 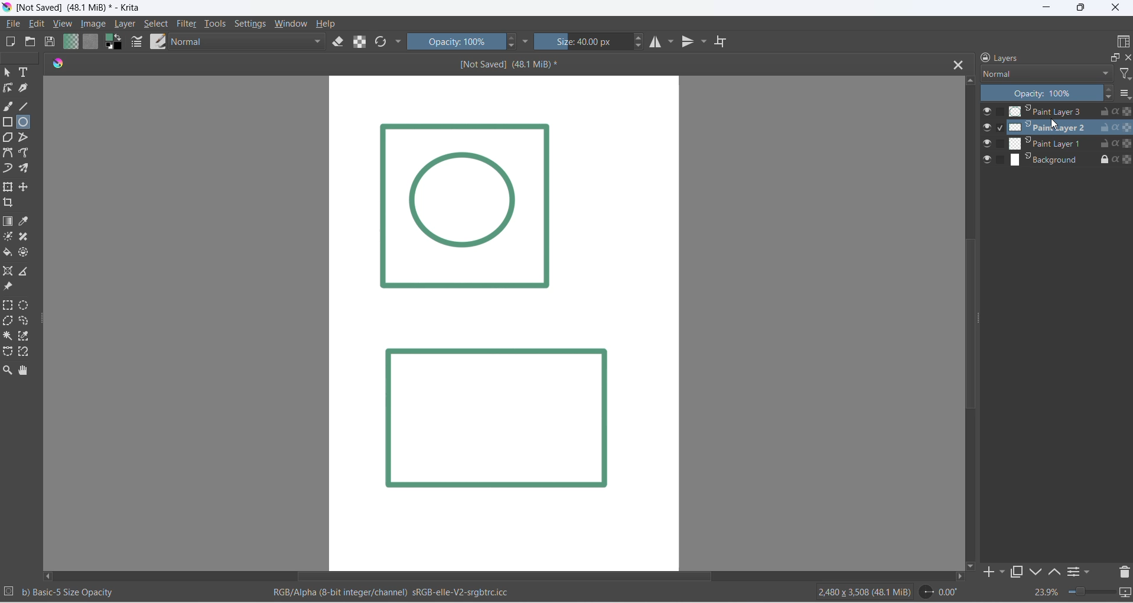 What do you see at coordinates (584, 41) in the screenshot?
I see `size` at bounding box center [584, 41].